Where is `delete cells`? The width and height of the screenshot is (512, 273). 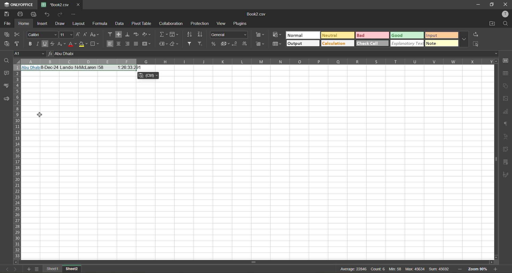 delete cells is located at coordinates (260, 45).